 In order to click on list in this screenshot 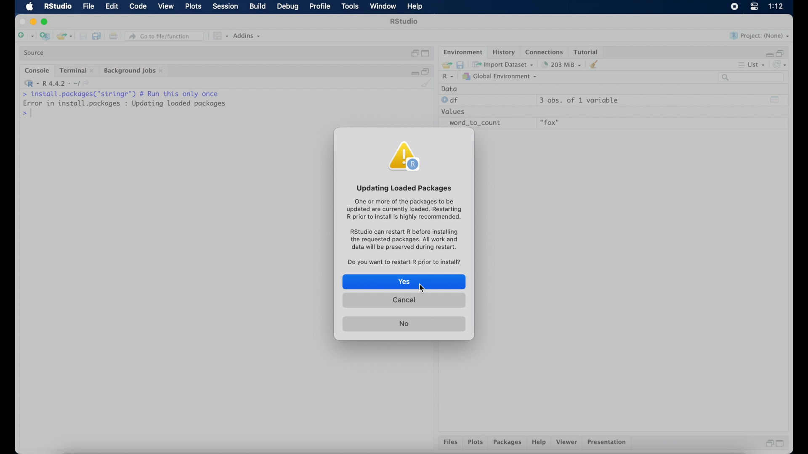, I will do `click(752, 66)`.